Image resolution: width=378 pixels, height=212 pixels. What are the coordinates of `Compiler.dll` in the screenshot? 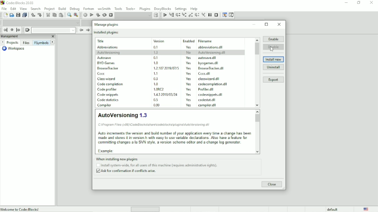 It's located at (208, 105).